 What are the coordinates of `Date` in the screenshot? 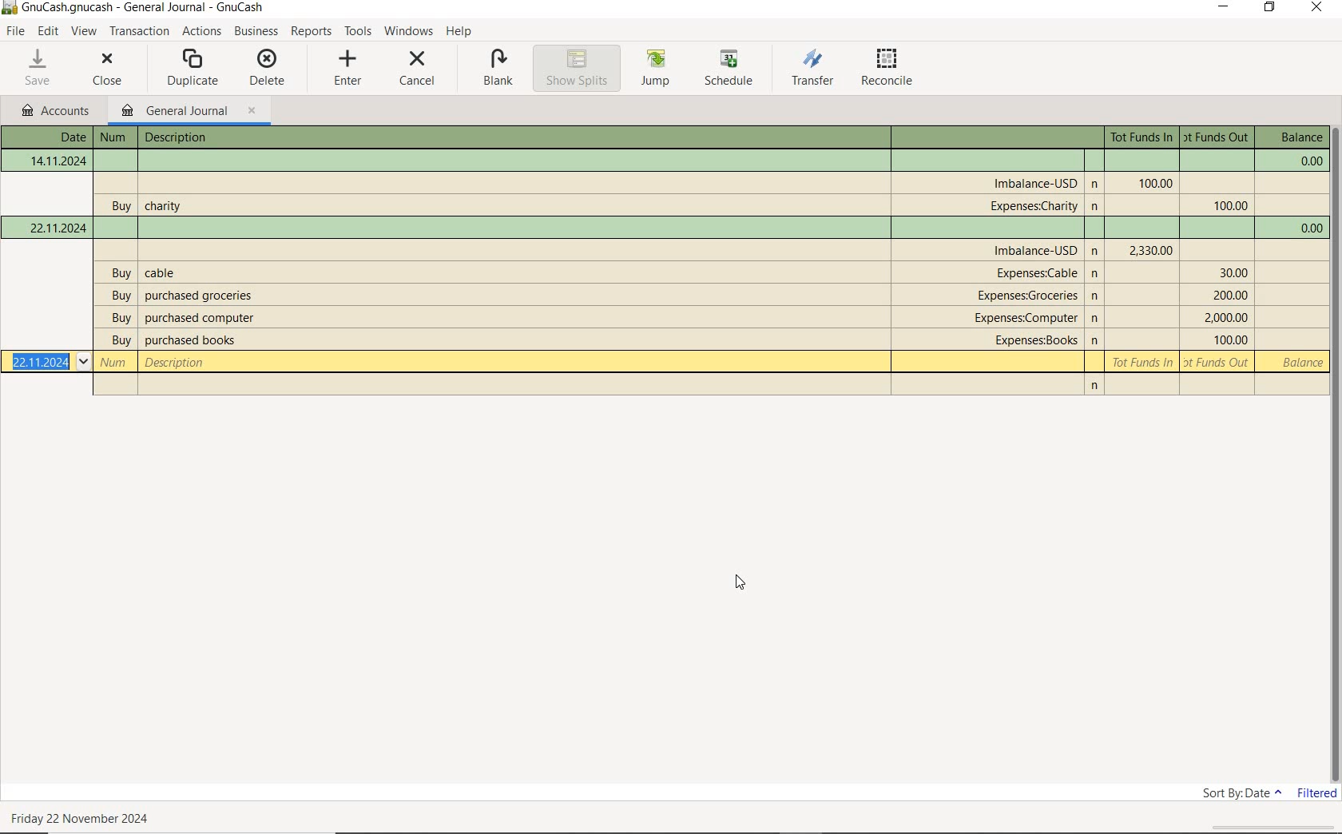 It's located at (41, 362).